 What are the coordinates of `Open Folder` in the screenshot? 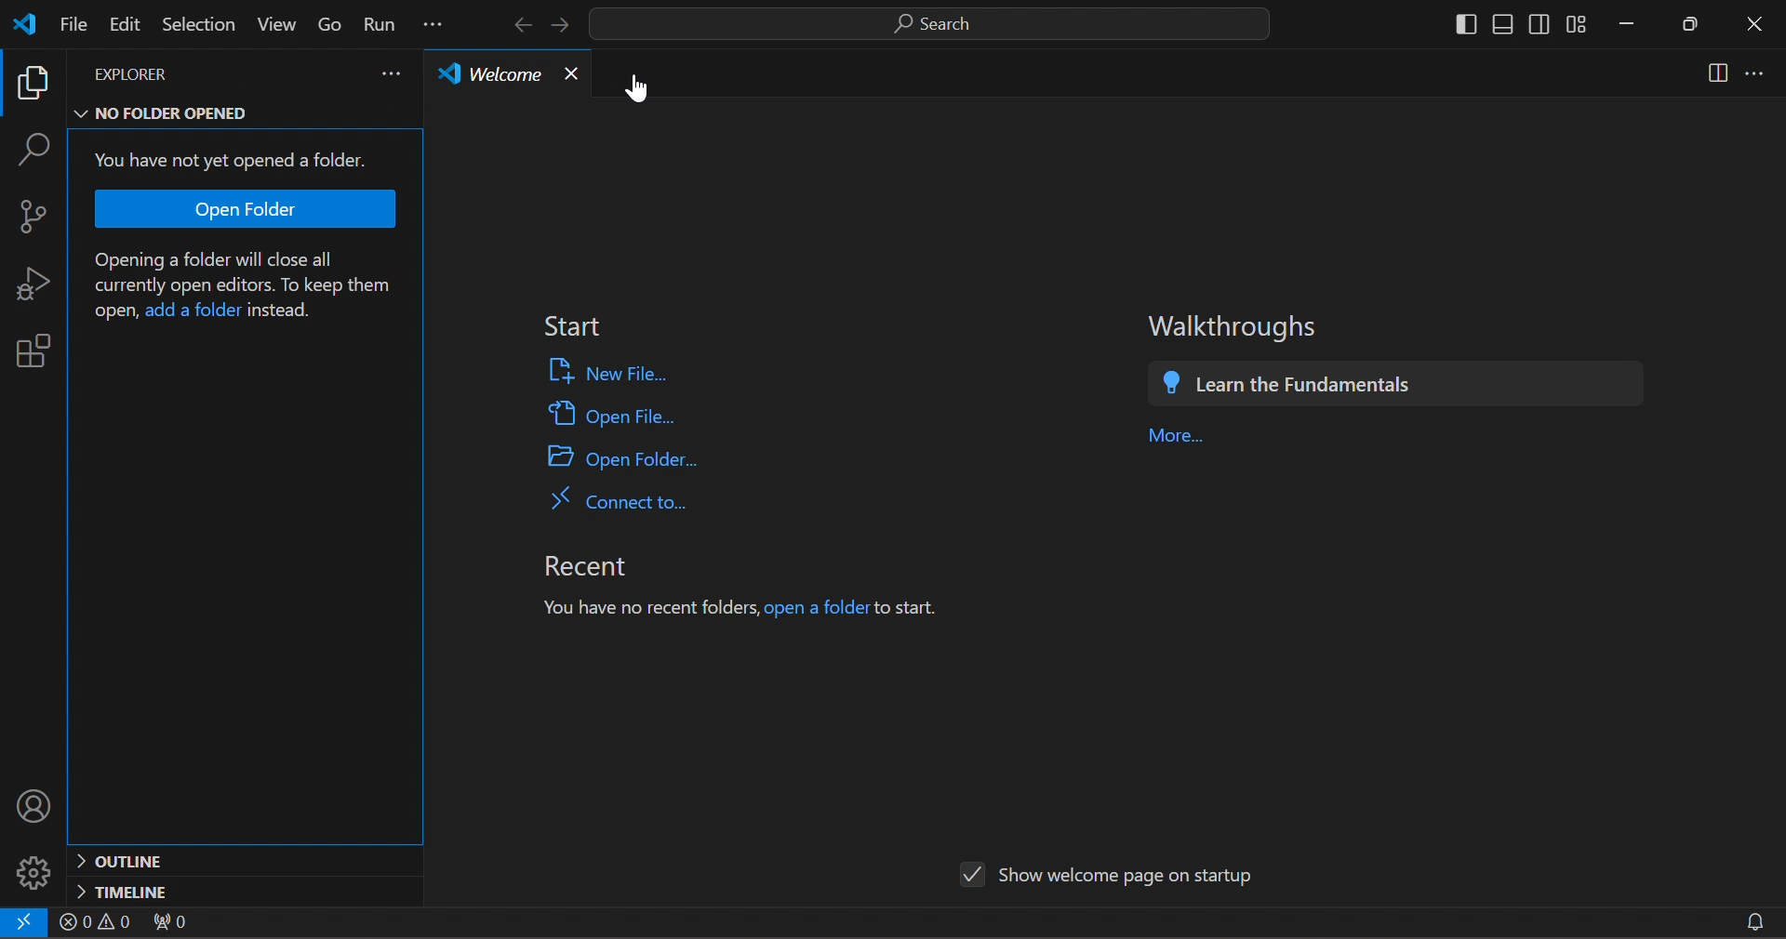 It's located at (641, 458).